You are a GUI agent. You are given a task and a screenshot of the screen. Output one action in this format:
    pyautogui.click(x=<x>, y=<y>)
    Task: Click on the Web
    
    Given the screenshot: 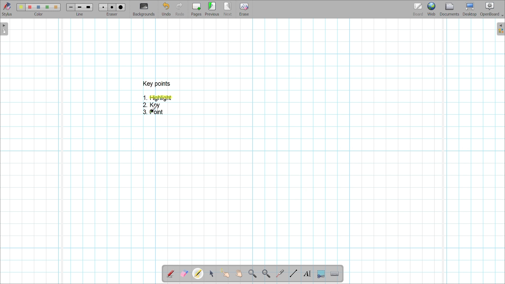 What is the action you would take?
    pyautogui.click(x=431, y=9)
    